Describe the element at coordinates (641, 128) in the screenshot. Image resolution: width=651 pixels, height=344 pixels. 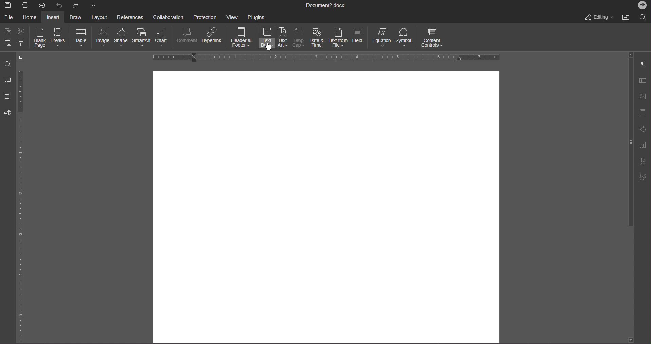
I see `Shape Settings` at that location.